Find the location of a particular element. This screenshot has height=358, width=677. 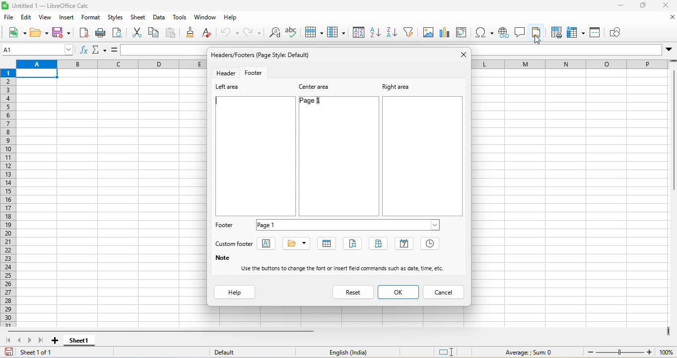

add sheet is located at coordinates (55, 340).